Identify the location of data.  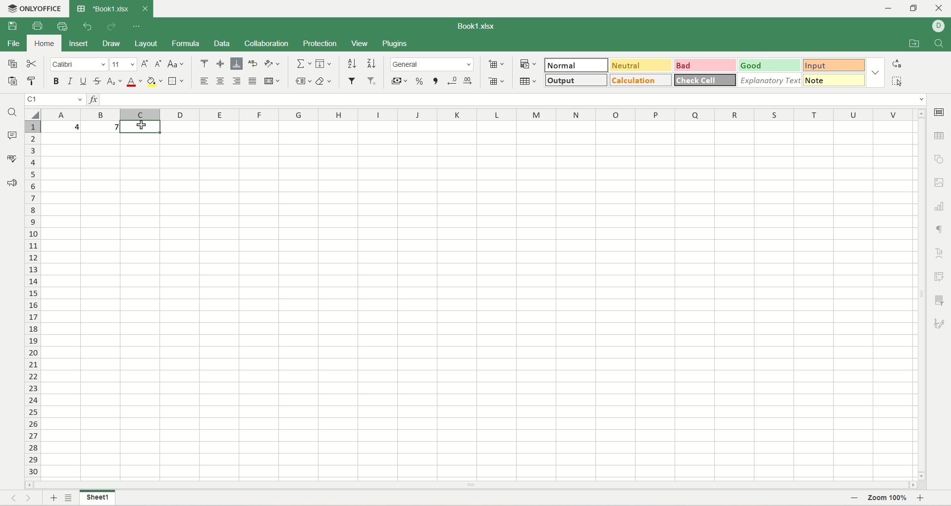
(222, 44).